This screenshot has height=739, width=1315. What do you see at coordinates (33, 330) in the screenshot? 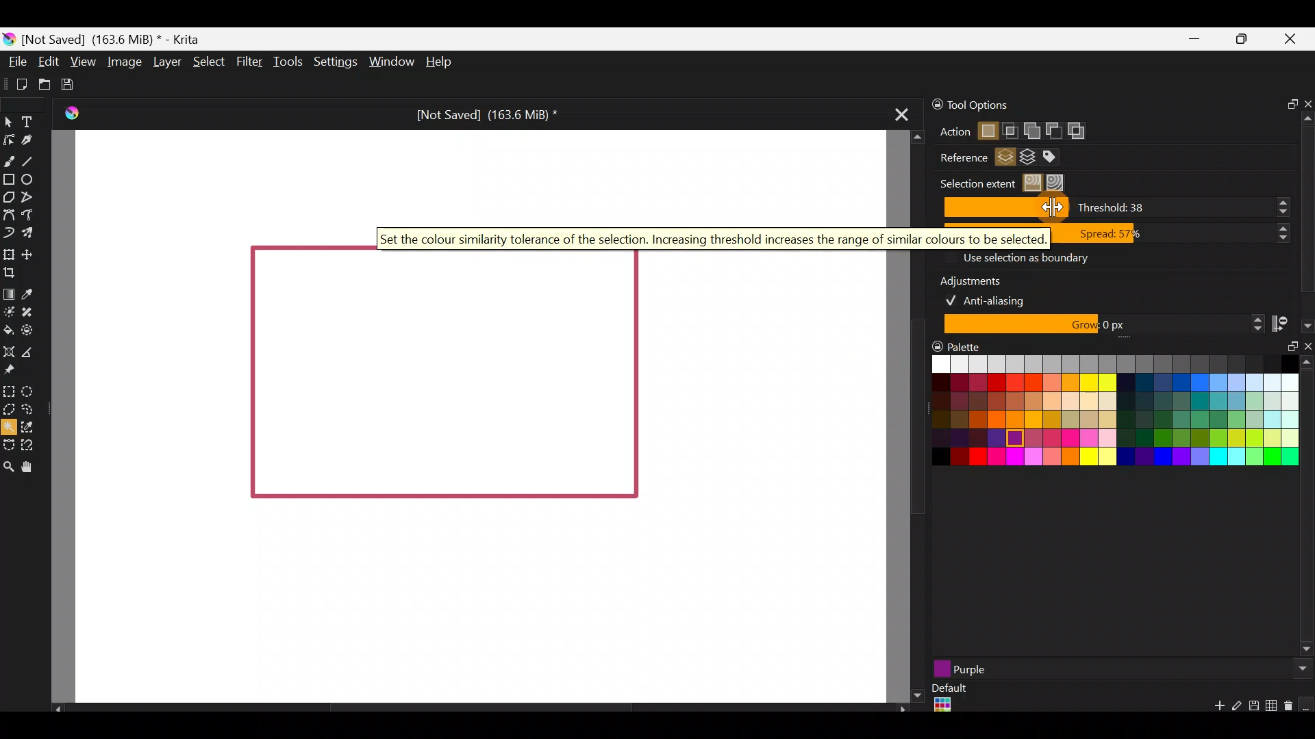
I see `Enclose & fill tool` at bounding box center [33, 330].